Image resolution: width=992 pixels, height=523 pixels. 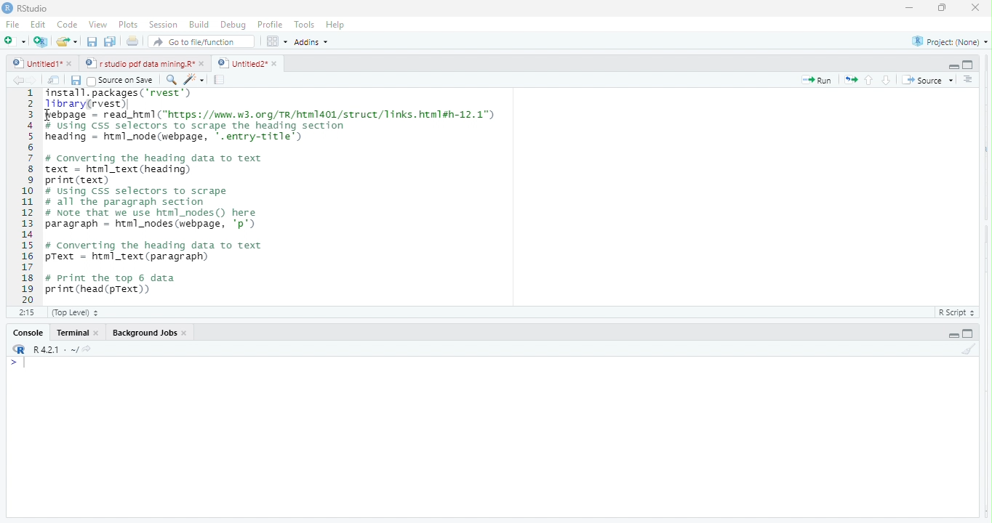 What do you see at coordinates (199, 25) in the screenshot?
I see `Build` at bounding box center [199, 25].